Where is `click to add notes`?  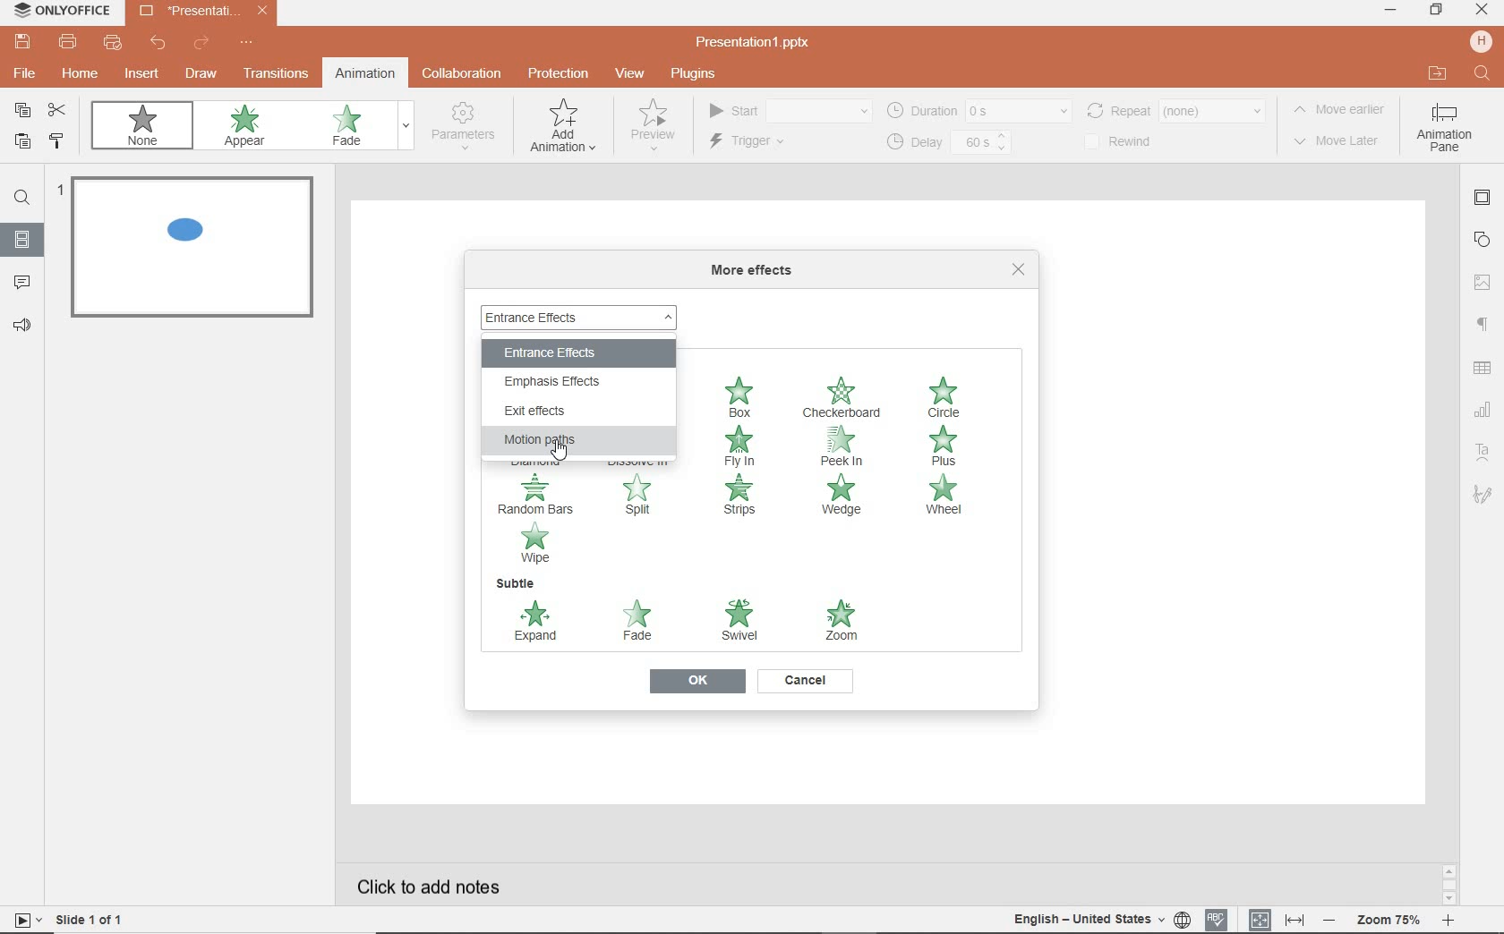
click to add notes is located at coordinates (433, 881).